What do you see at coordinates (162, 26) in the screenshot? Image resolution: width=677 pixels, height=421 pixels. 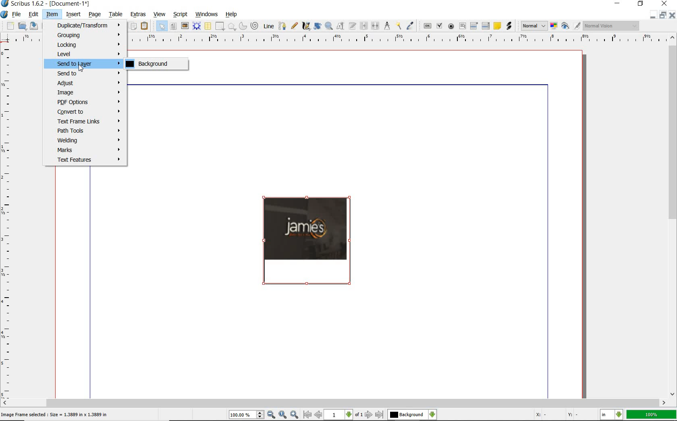 I see `select` at bounding box center [162, 26].